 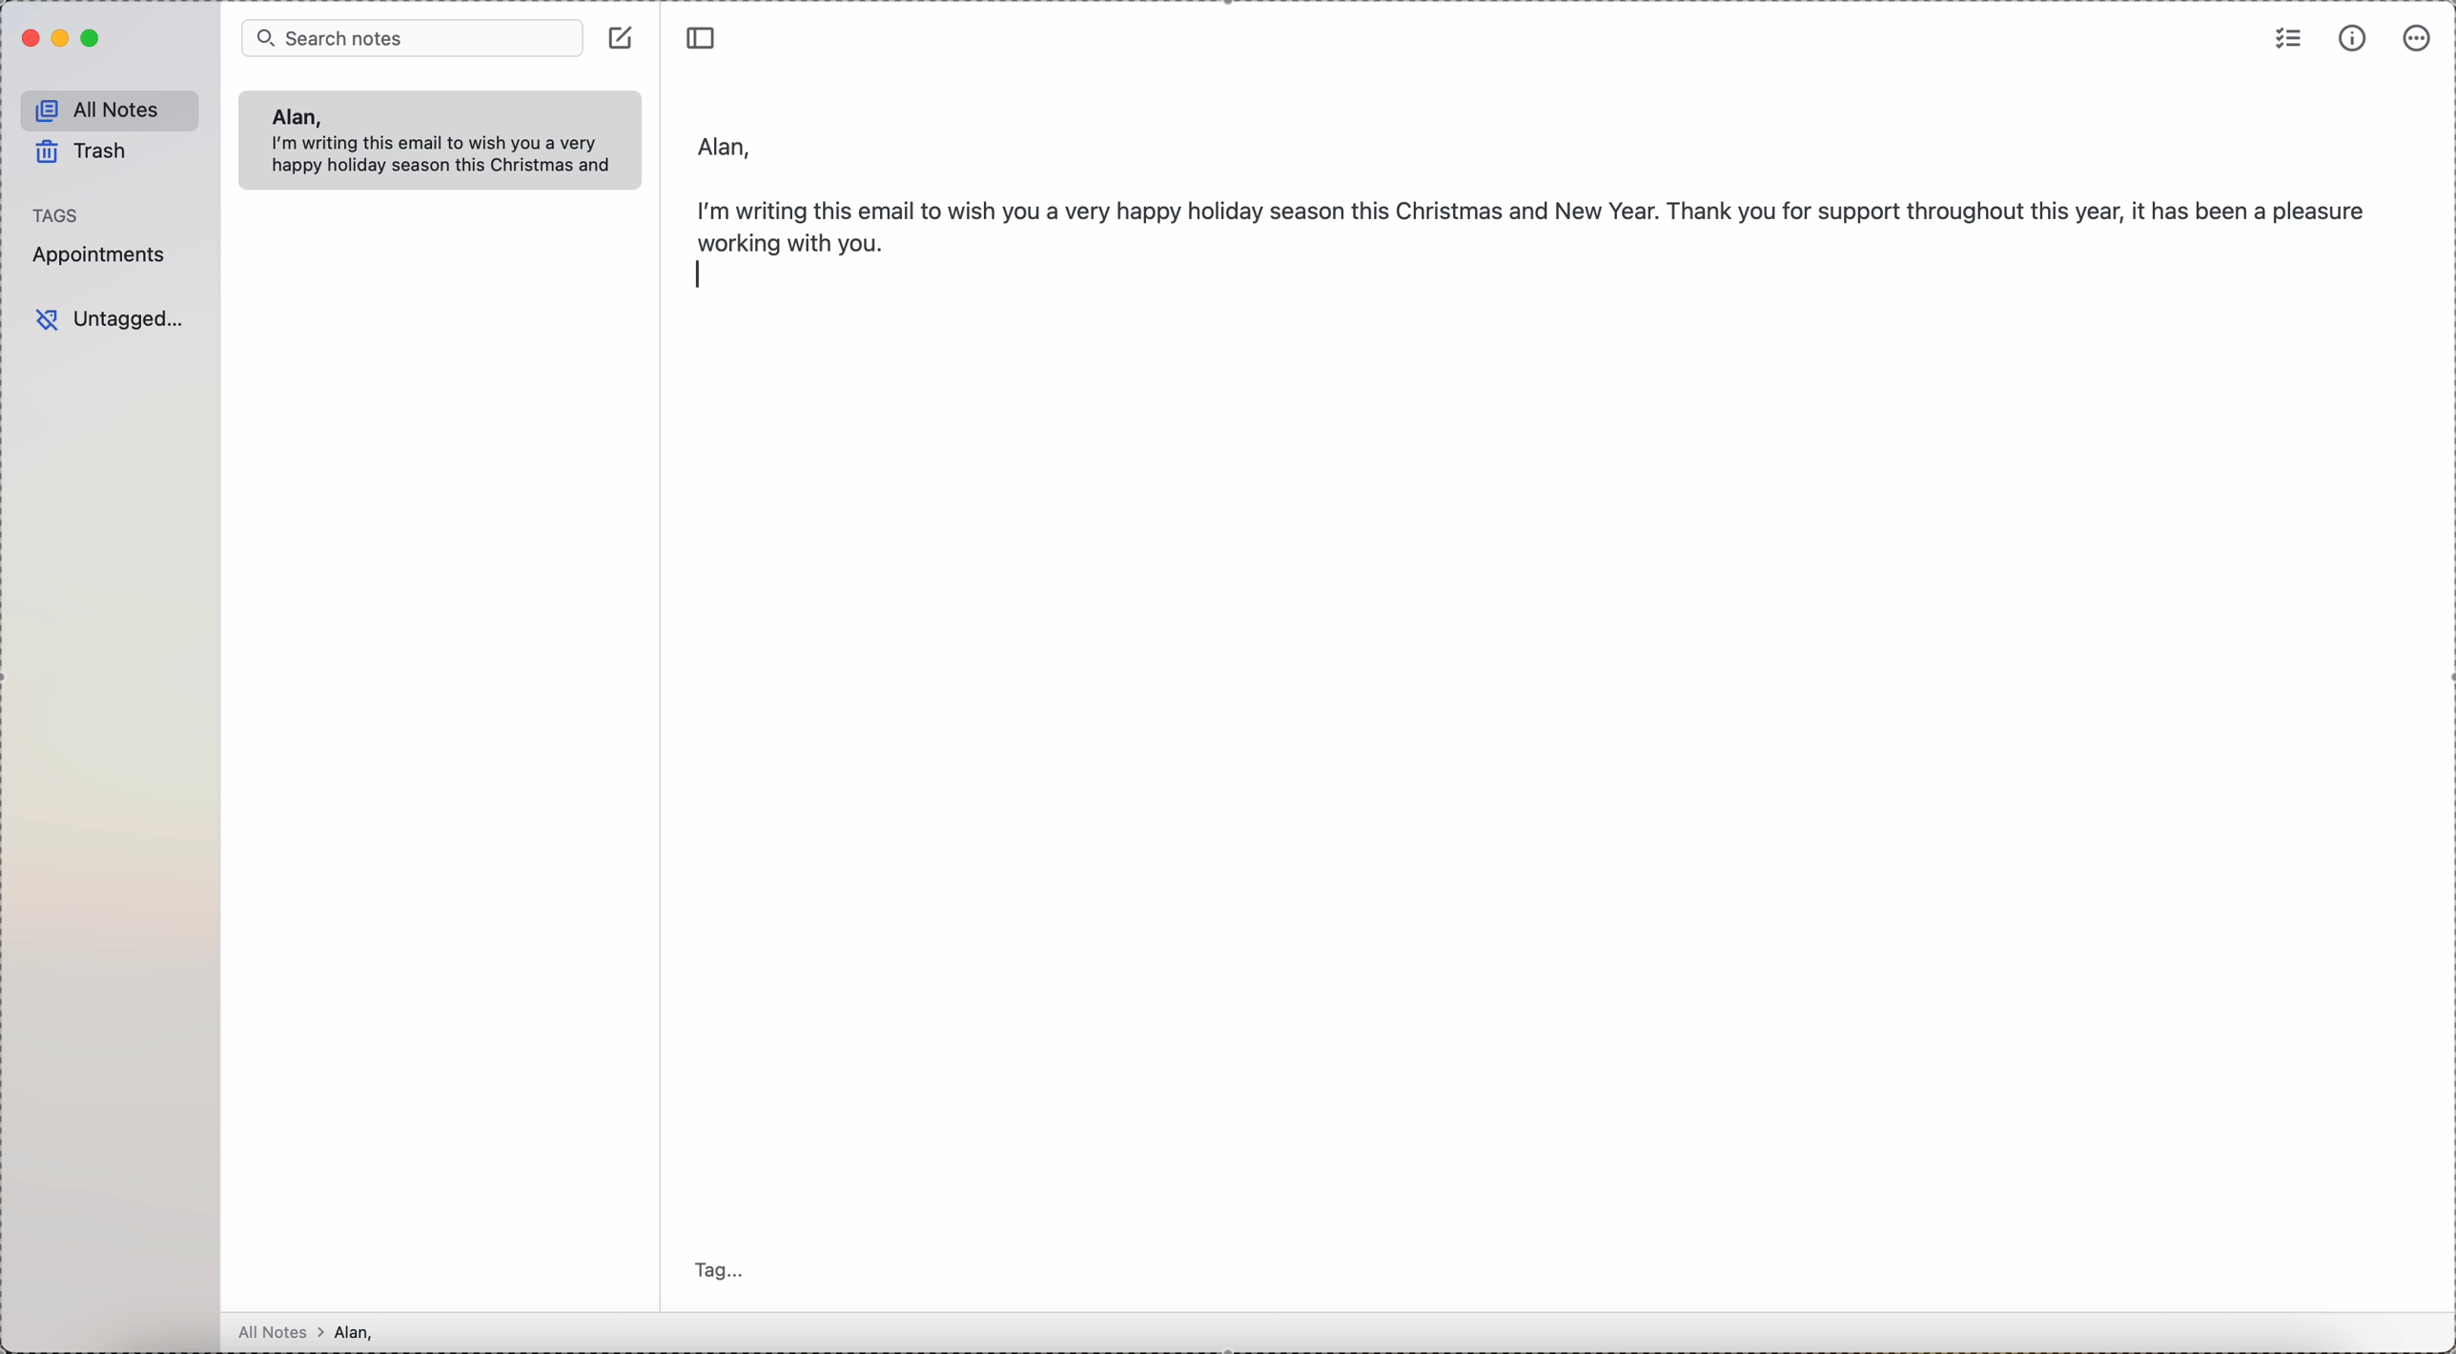 I want to click on all notes > Alan,, so click(x=312, y=1332).